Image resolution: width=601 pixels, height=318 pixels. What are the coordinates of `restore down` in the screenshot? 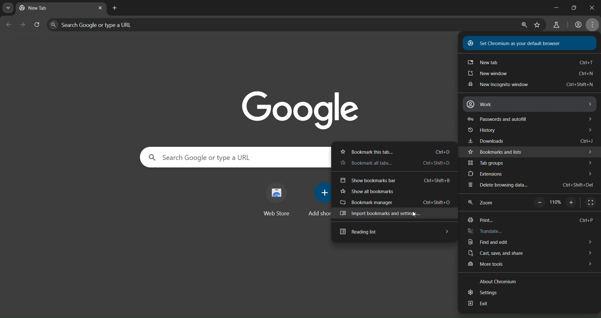 It's located at (572, 8).